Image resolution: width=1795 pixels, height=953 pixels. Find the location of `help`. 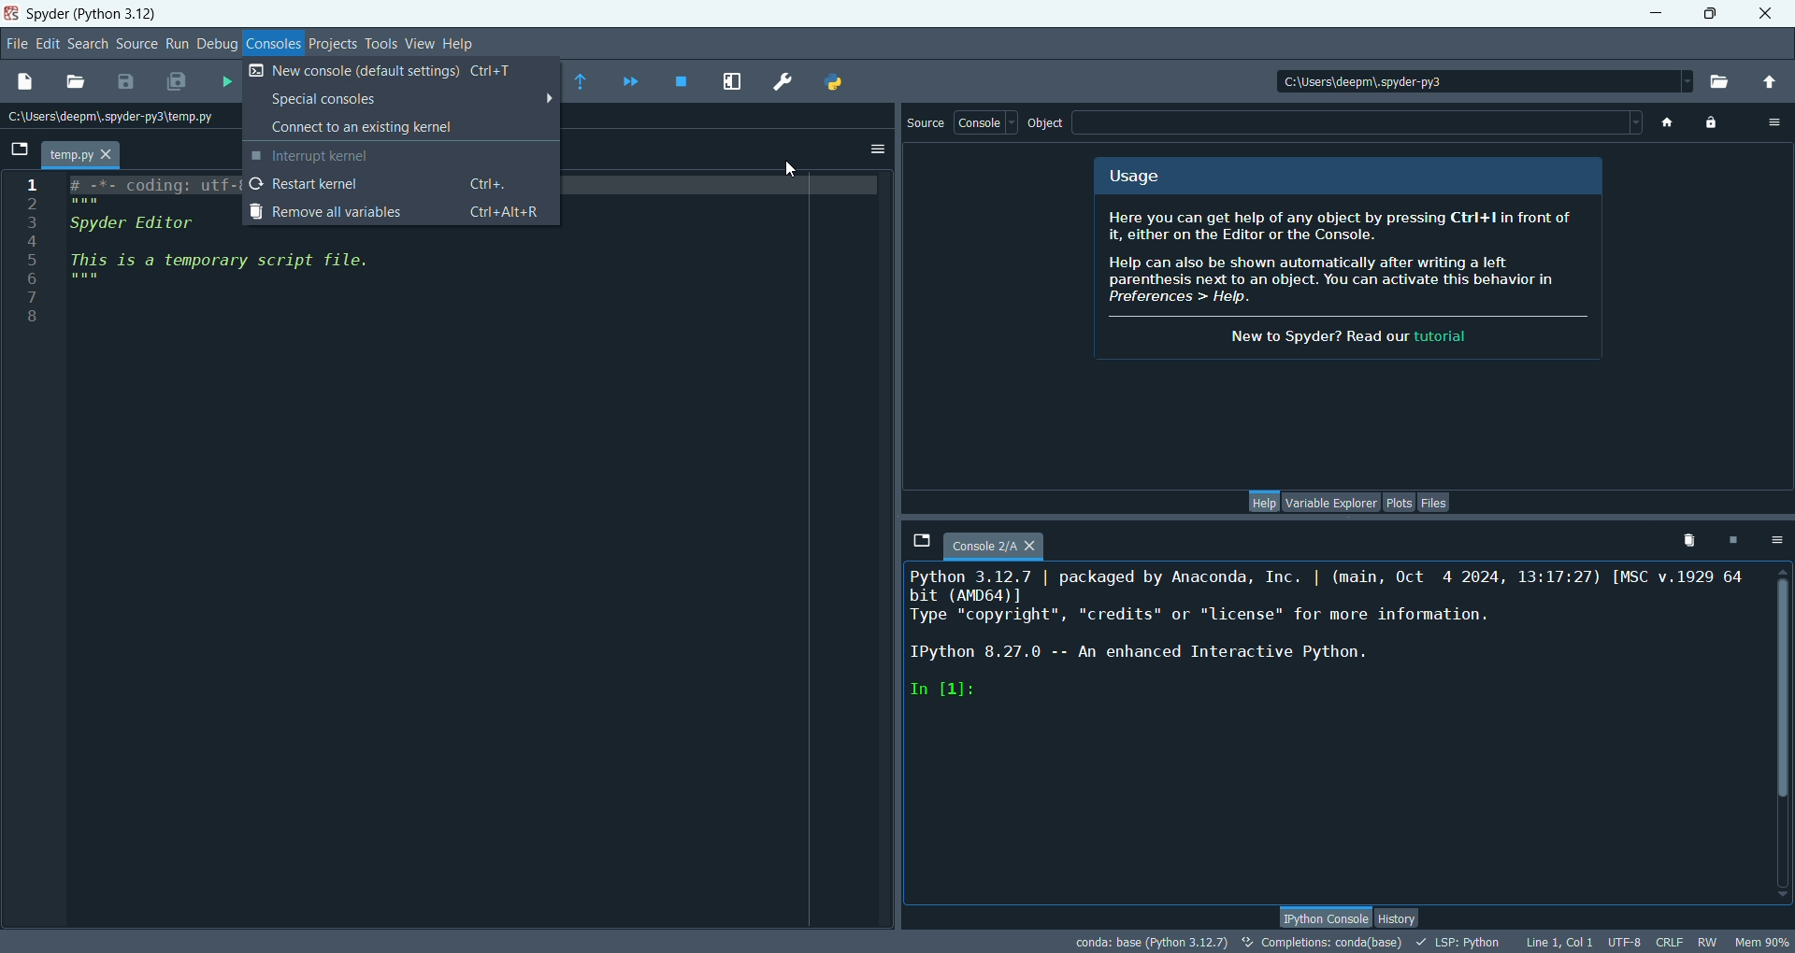

help is located at coordinates (1264, 502).